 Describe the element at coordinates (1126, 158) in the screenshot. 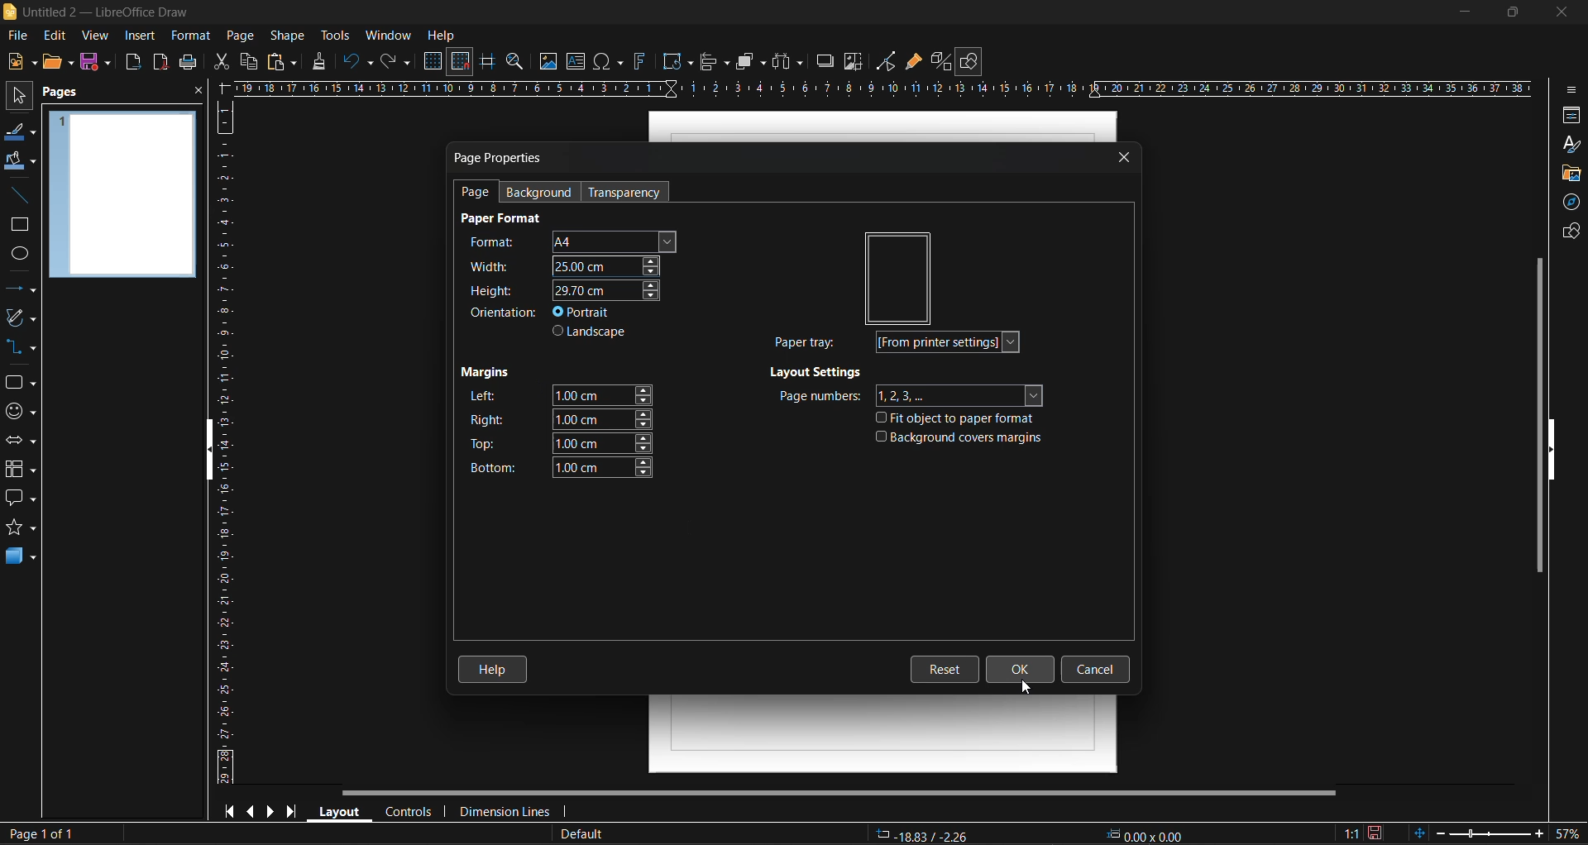

I see `close` at that location.